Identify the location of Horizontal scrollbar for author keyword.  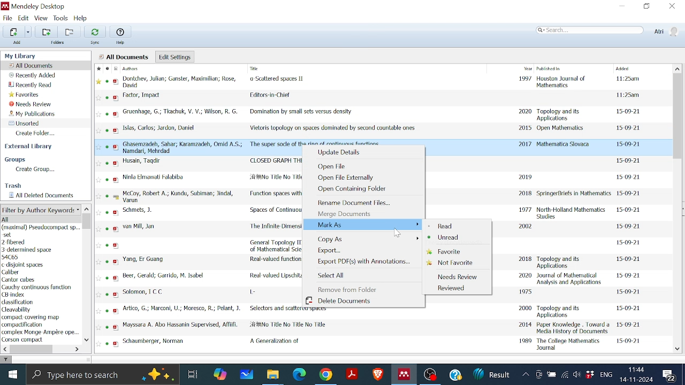
(32, 350).